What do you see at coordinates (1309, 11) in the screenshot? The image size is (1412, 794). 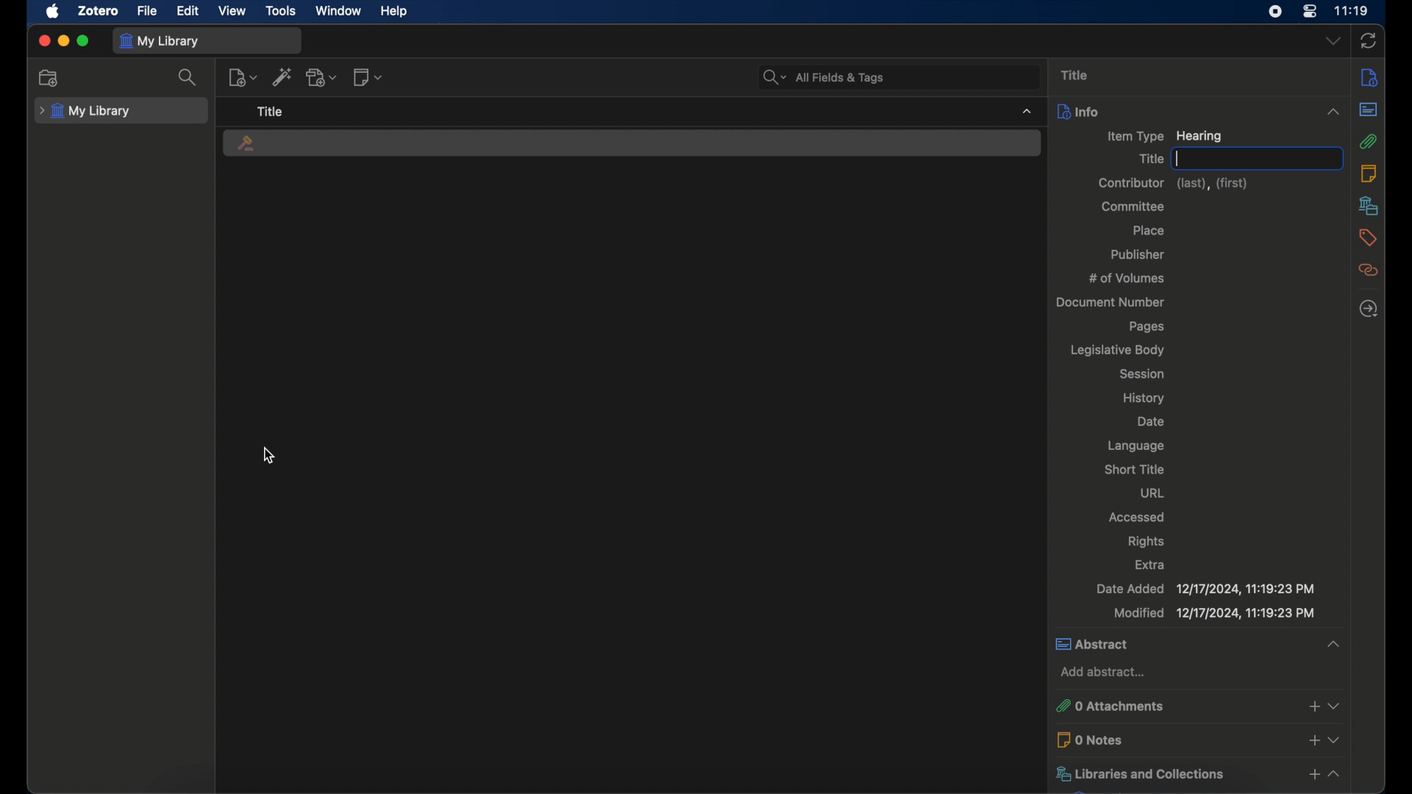 I see `control center` at bounding box center [1309, 11].